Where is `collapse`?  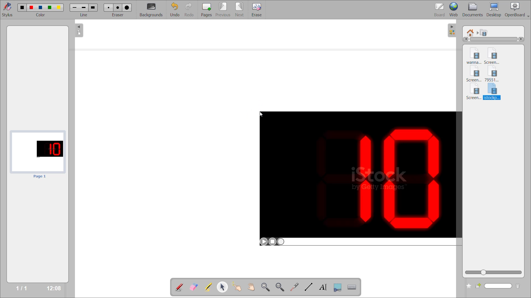
collapse is located at coordinates (78, 31).